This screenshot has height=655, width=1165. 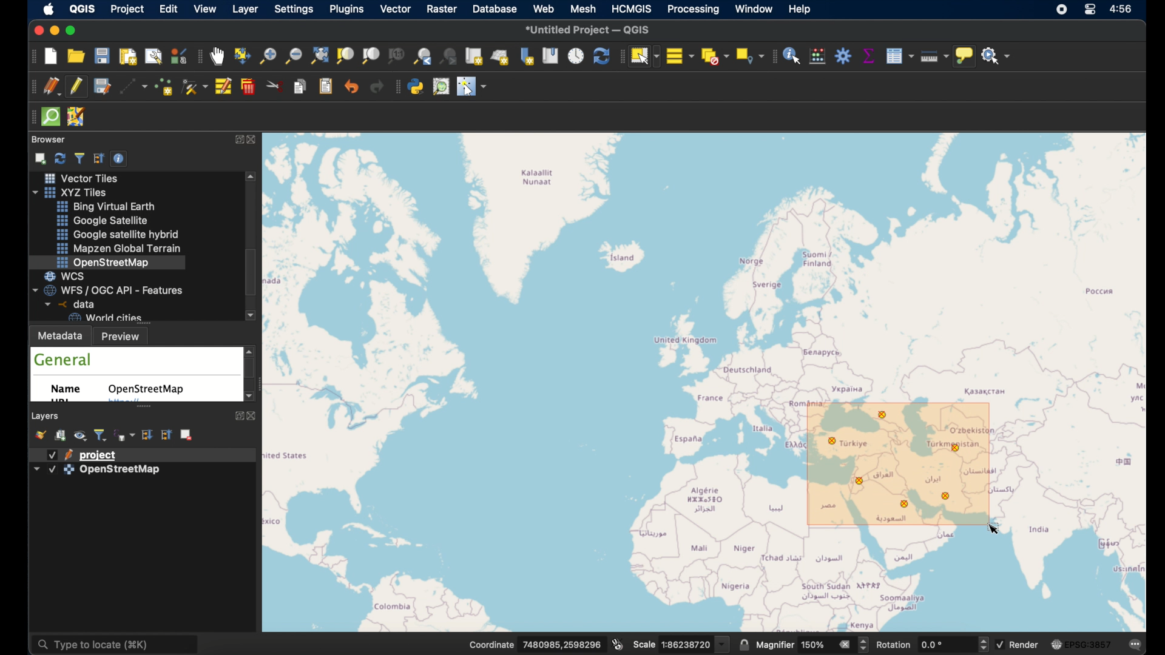 I want to click on , so click(x=127, y=8).